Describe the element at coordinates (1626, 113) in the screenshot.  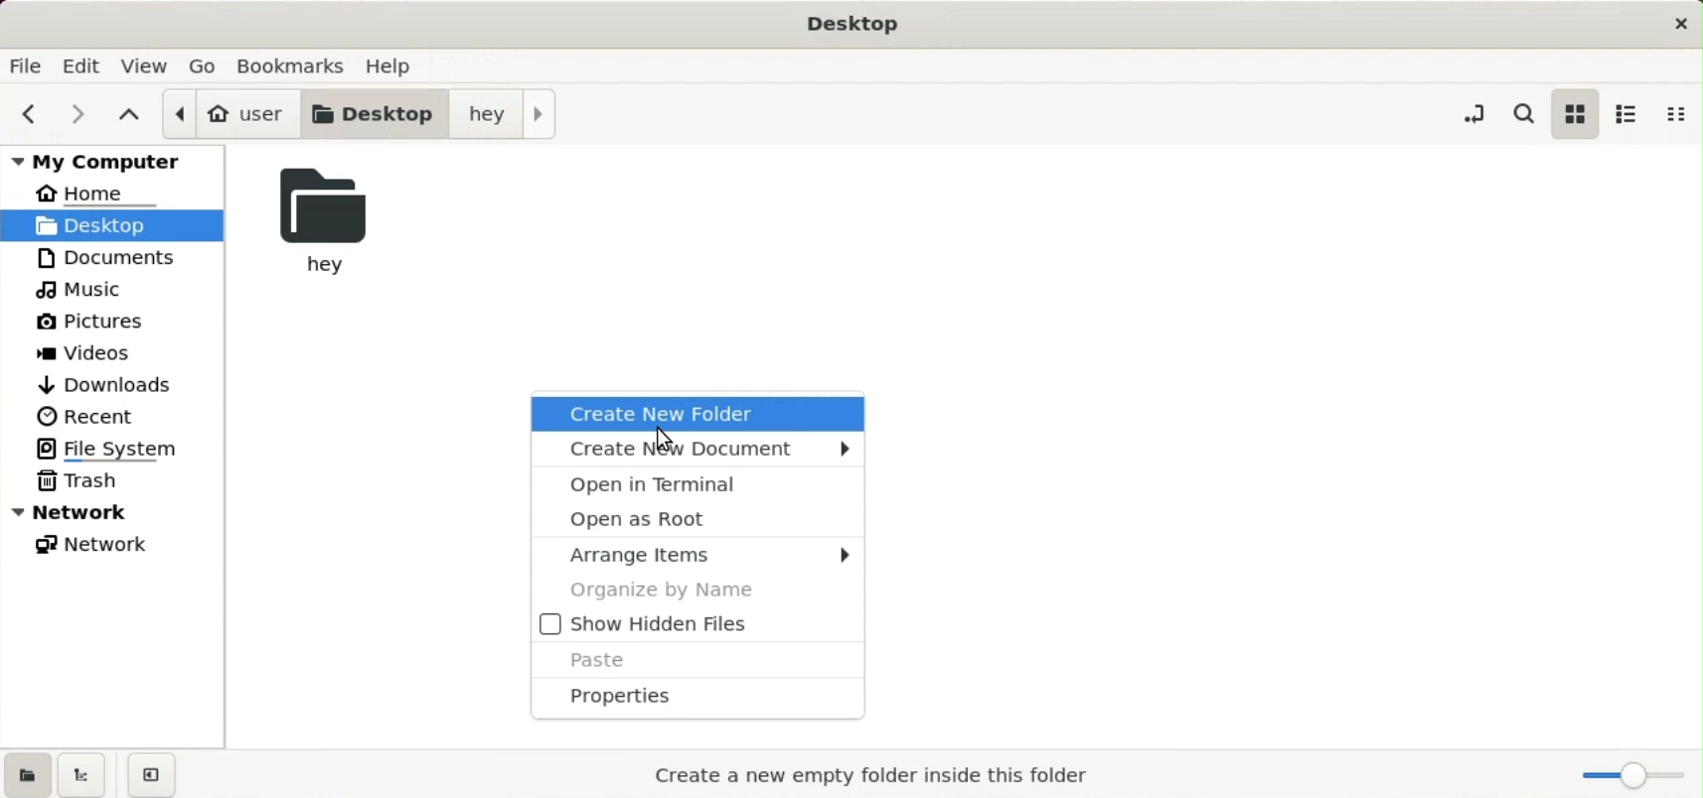
I see `list view` at that location.